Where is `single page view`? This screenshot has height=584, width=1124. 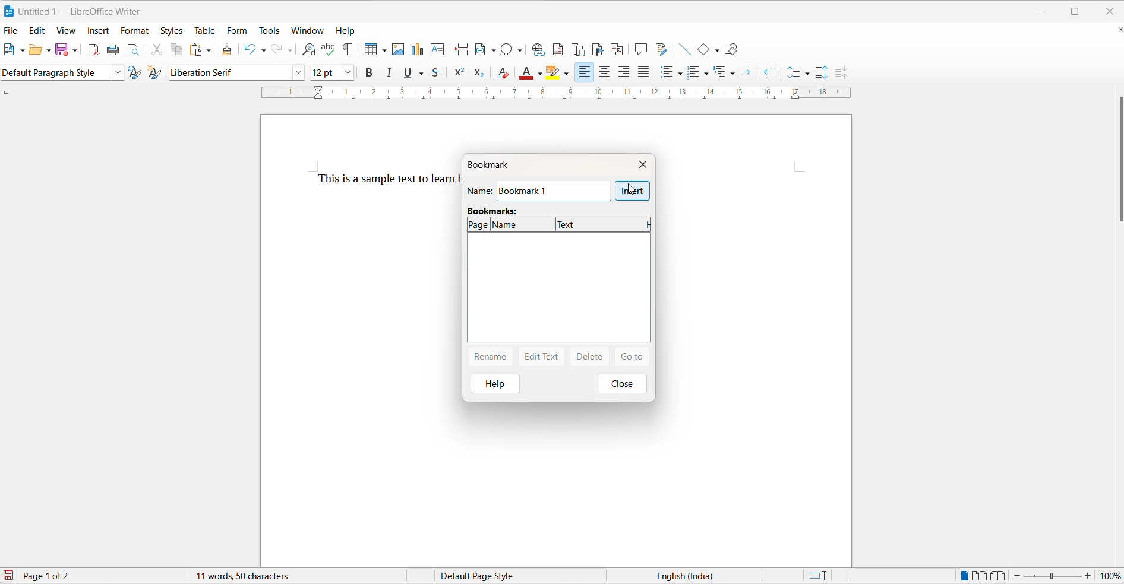 single page view is located at coordinates (962, 575).